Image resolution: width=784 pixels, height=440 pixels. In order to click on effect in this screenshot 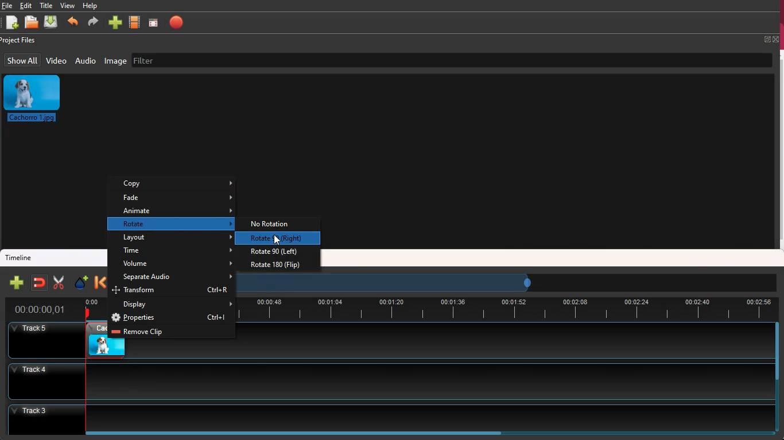, I will do `click(80, 282)`.